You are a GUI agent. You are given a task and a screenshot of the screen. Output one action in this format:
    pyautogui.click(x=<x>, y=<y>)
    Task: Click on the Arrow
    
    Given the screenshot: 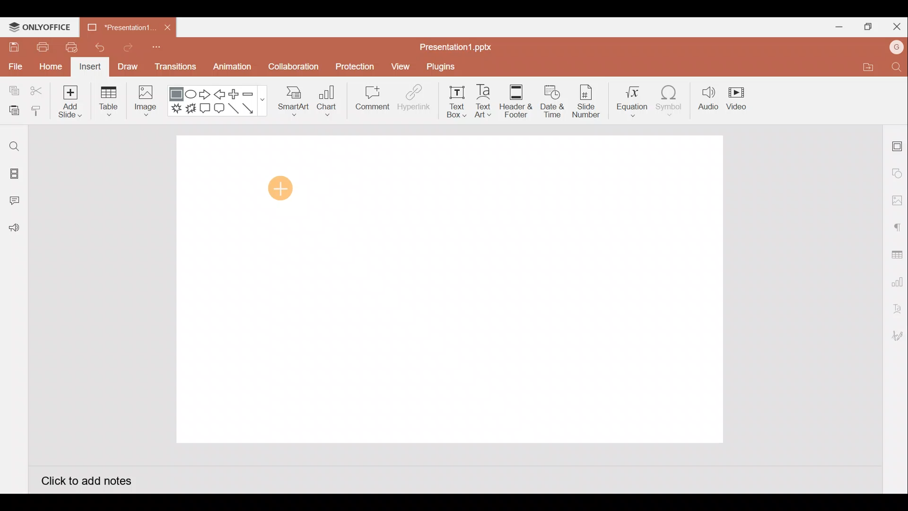 What is the action you would take?
    pyautogui.click(x=253, y=108)
    